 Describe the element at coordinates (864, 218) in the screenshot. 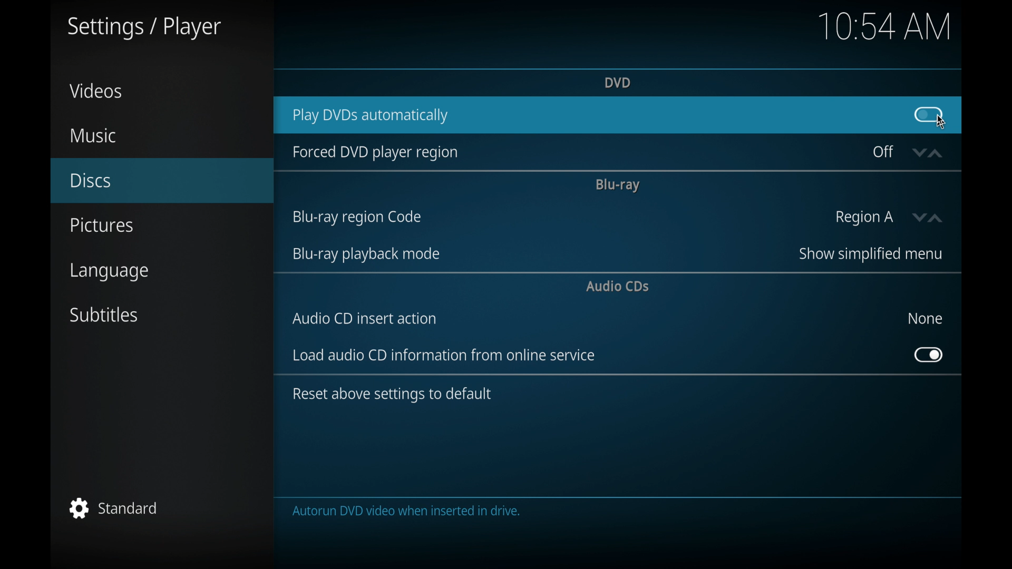

I see `region a` at that location.